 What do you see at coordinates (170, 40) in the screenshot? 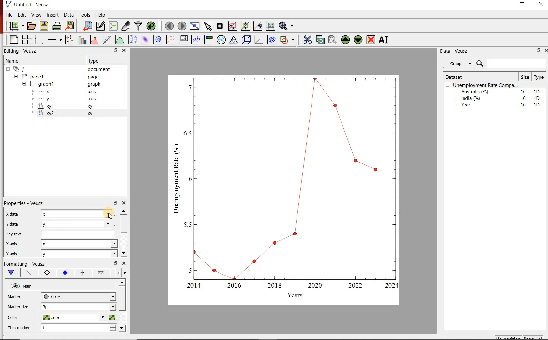
I see `plot vector field` at bounding box center [170, 40].